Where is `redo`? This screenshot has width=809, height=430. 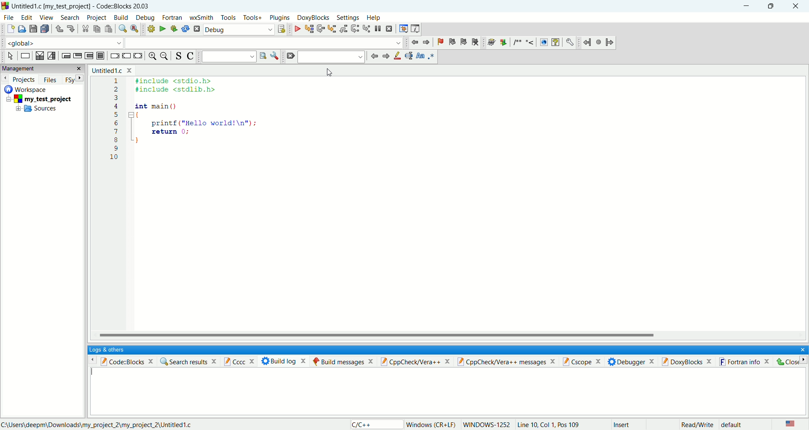
redo is located at coordinates (69, 28).